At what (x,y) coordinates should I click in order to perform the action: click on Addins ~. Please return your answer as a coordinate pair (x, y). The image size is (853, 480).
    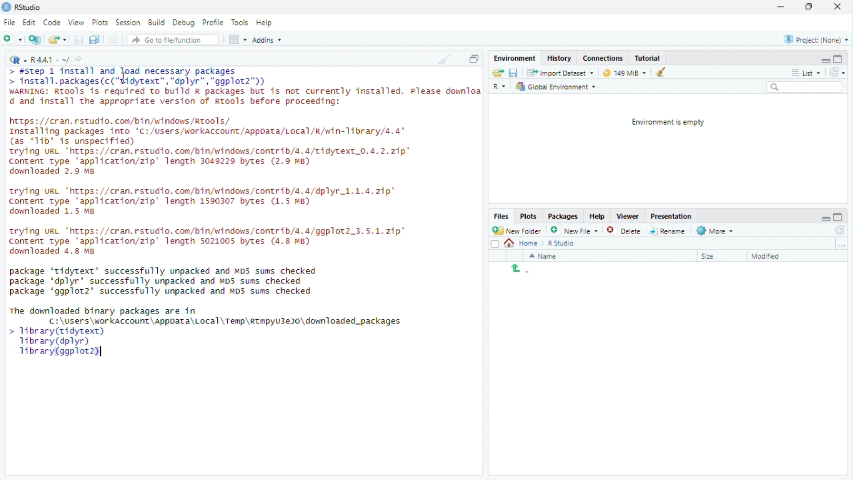
    Looking at the image, I should click on (267, 39).